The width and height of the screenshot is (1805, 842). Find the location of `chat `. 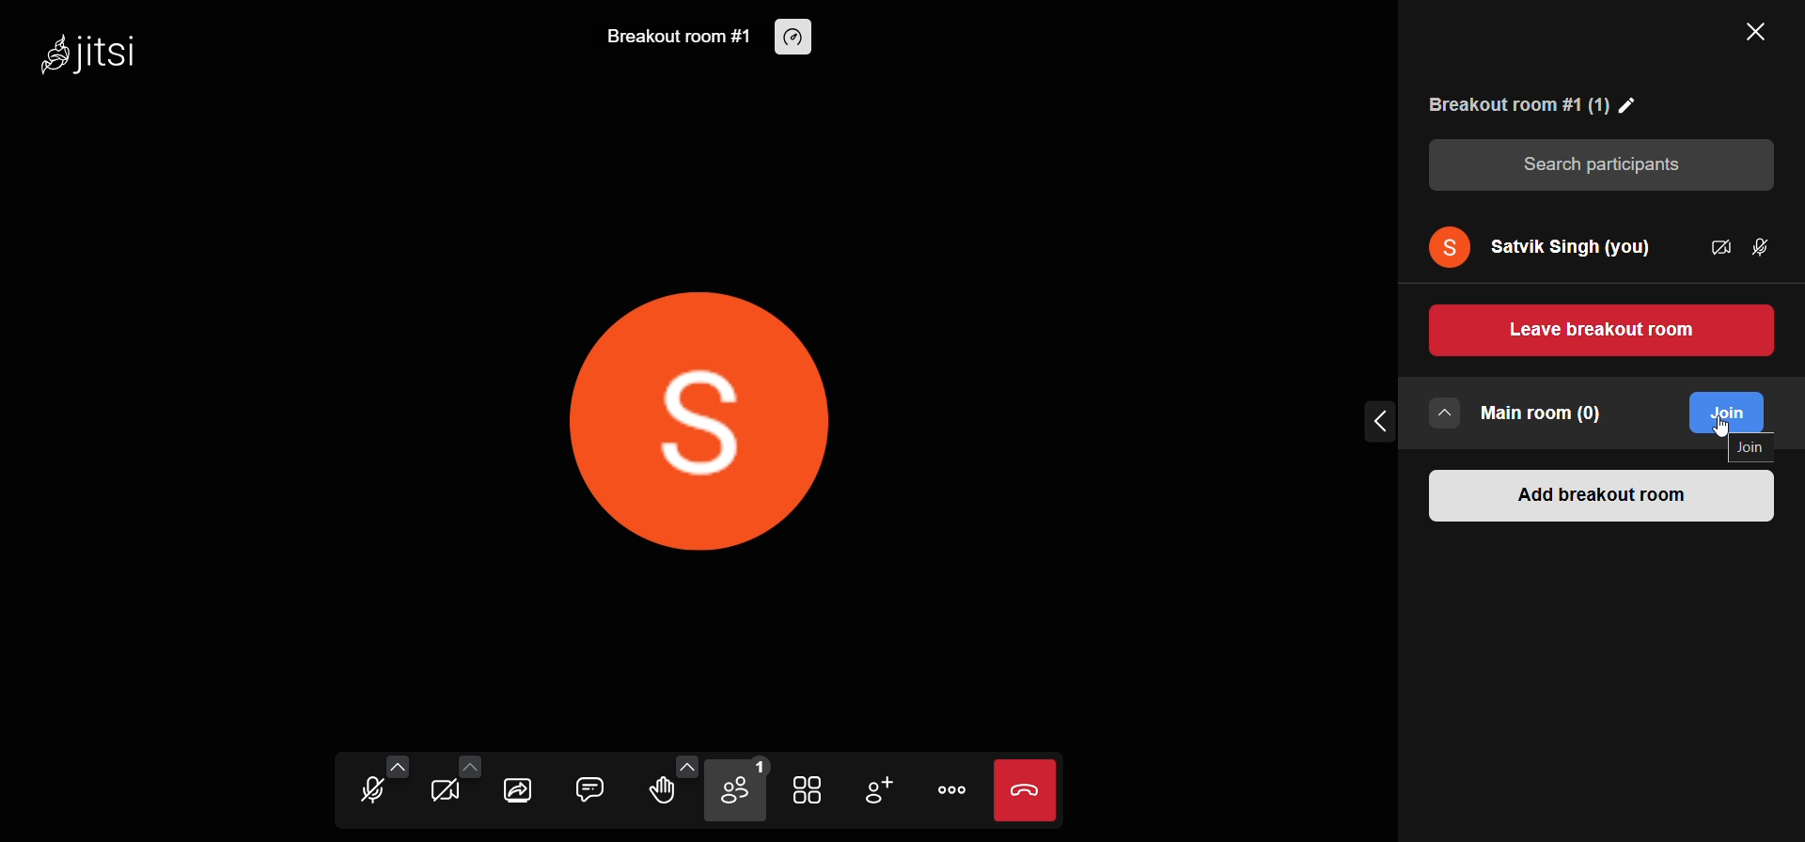

chat  is located at coordinates (588, 792).